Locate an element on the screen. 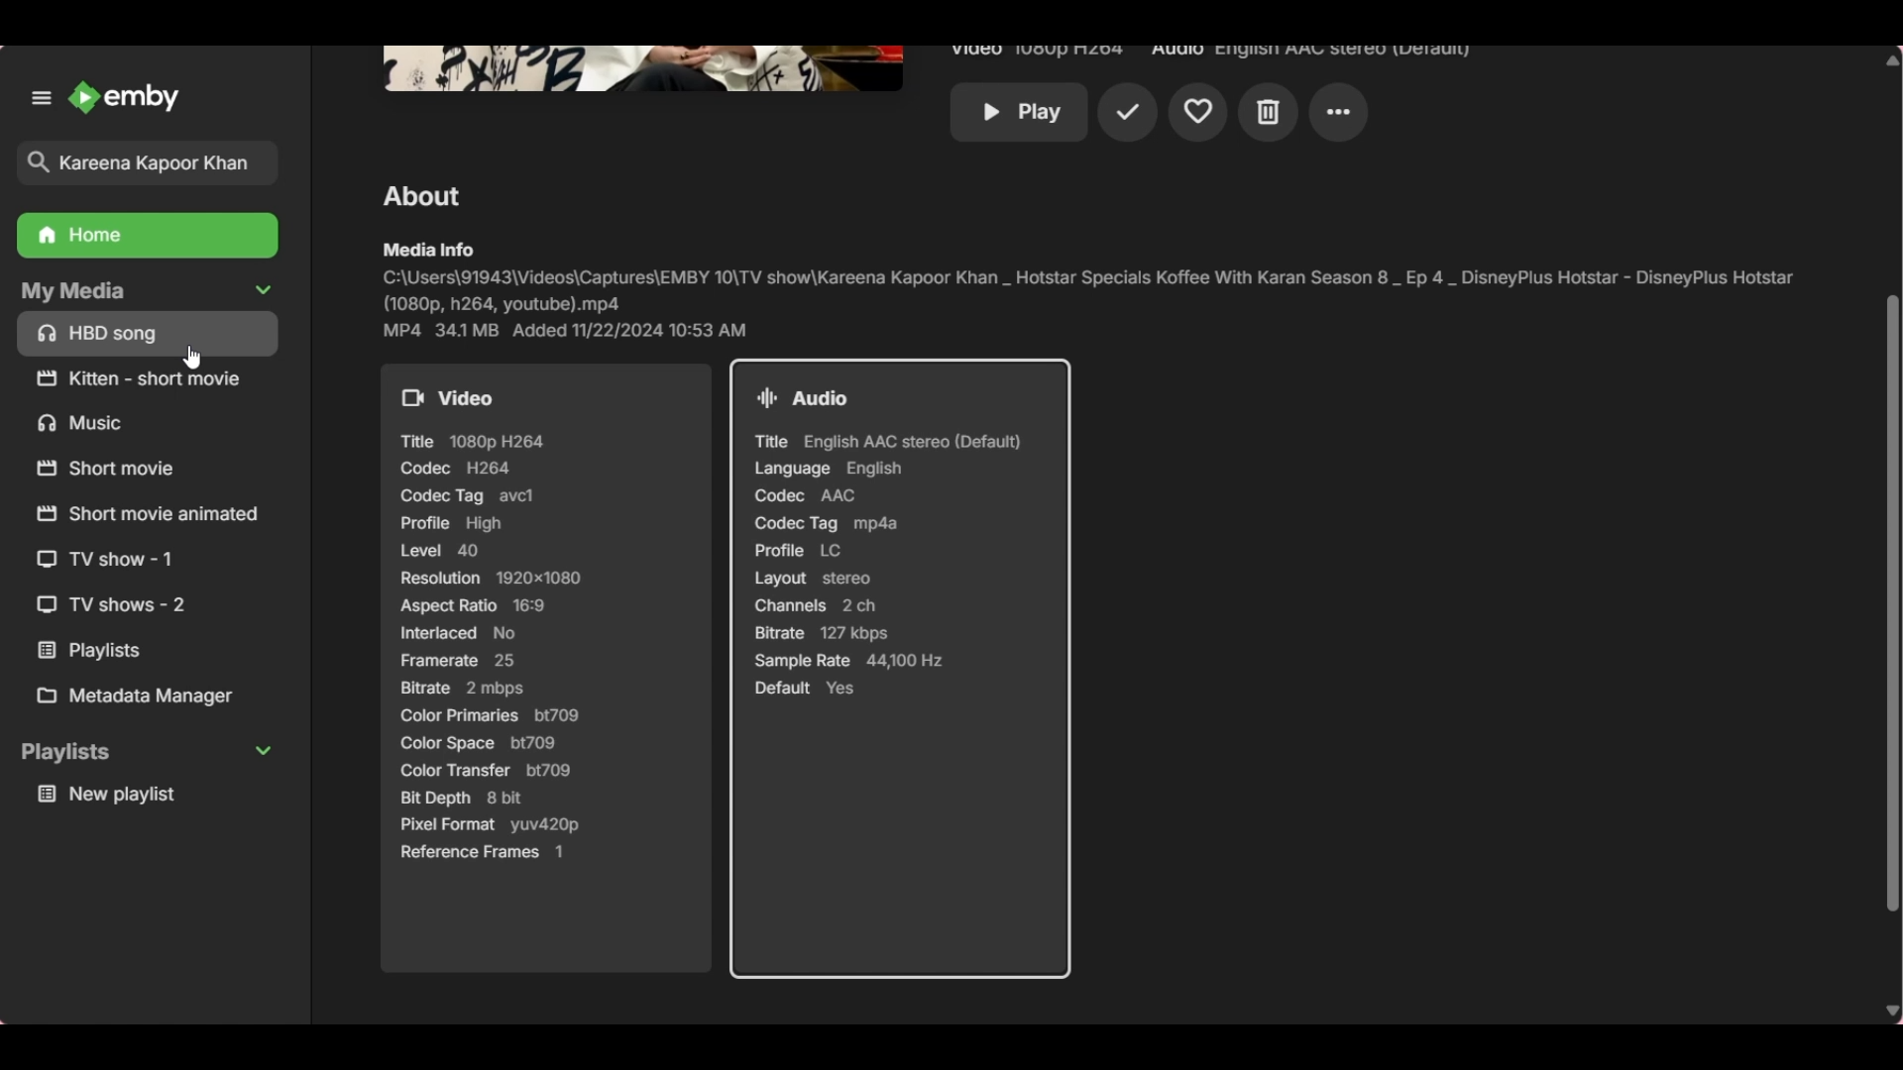 This screenshot has height=1070, width=1903.  is located at coordinates (1013, 112).